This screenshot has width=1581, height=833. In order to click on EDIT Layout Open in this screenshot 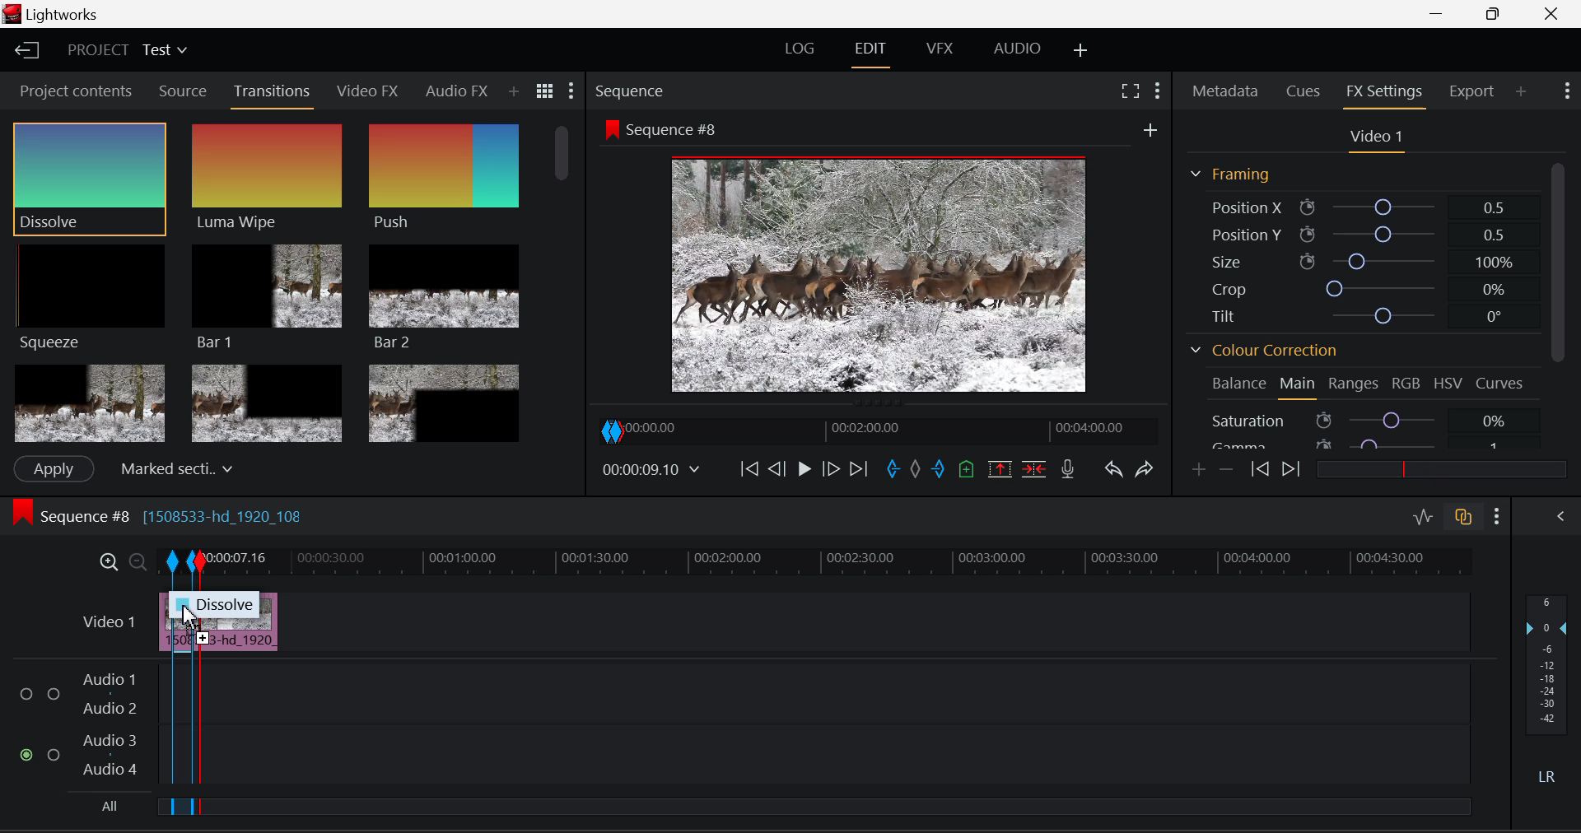, I will do `click(870, 52)`.